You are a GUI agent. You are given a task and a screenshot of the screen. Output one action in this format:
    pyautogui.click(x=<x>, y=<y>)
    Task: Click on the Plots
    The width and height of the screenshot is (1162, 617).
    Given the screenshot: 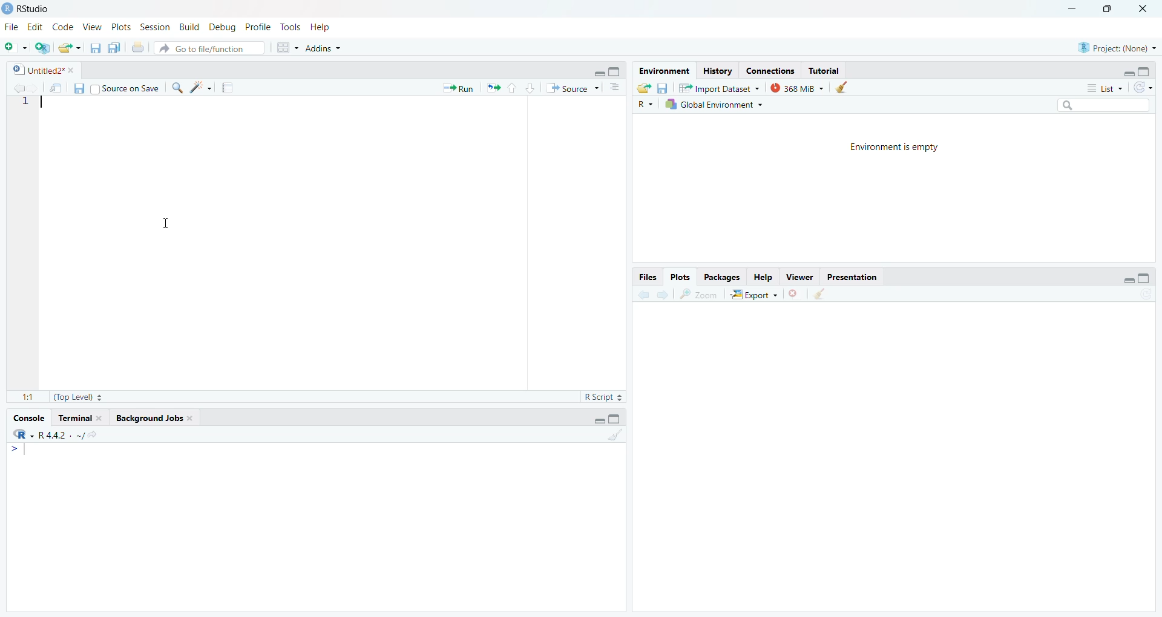 What is the action you would take?
    pyautogui.click(x=680, y=277)
    